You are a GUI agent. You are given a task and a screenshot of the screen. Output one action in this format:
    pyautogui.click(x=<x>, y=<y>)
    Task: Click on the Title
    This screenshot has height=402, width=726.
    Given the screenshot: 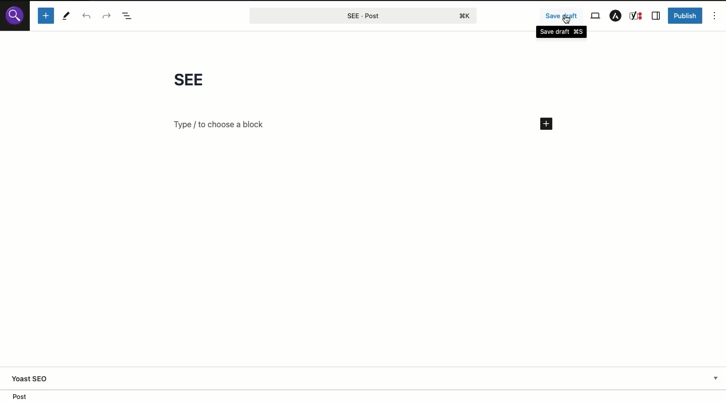 What is the action you would take?
    pyautogui.click(x=199, y=81)
    